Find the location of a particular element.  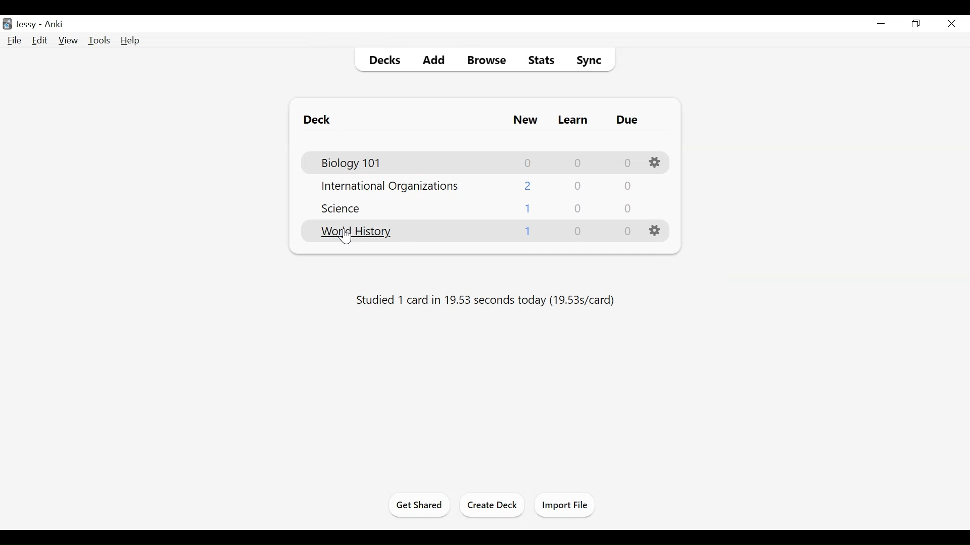

Get Share is located at coordinates (416, 505).